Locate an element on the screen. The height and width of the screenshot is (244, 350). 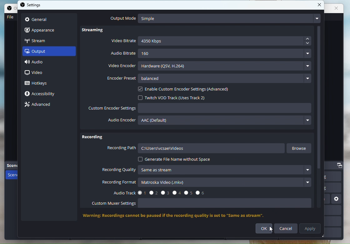
video is located at coordinates (36, 73).